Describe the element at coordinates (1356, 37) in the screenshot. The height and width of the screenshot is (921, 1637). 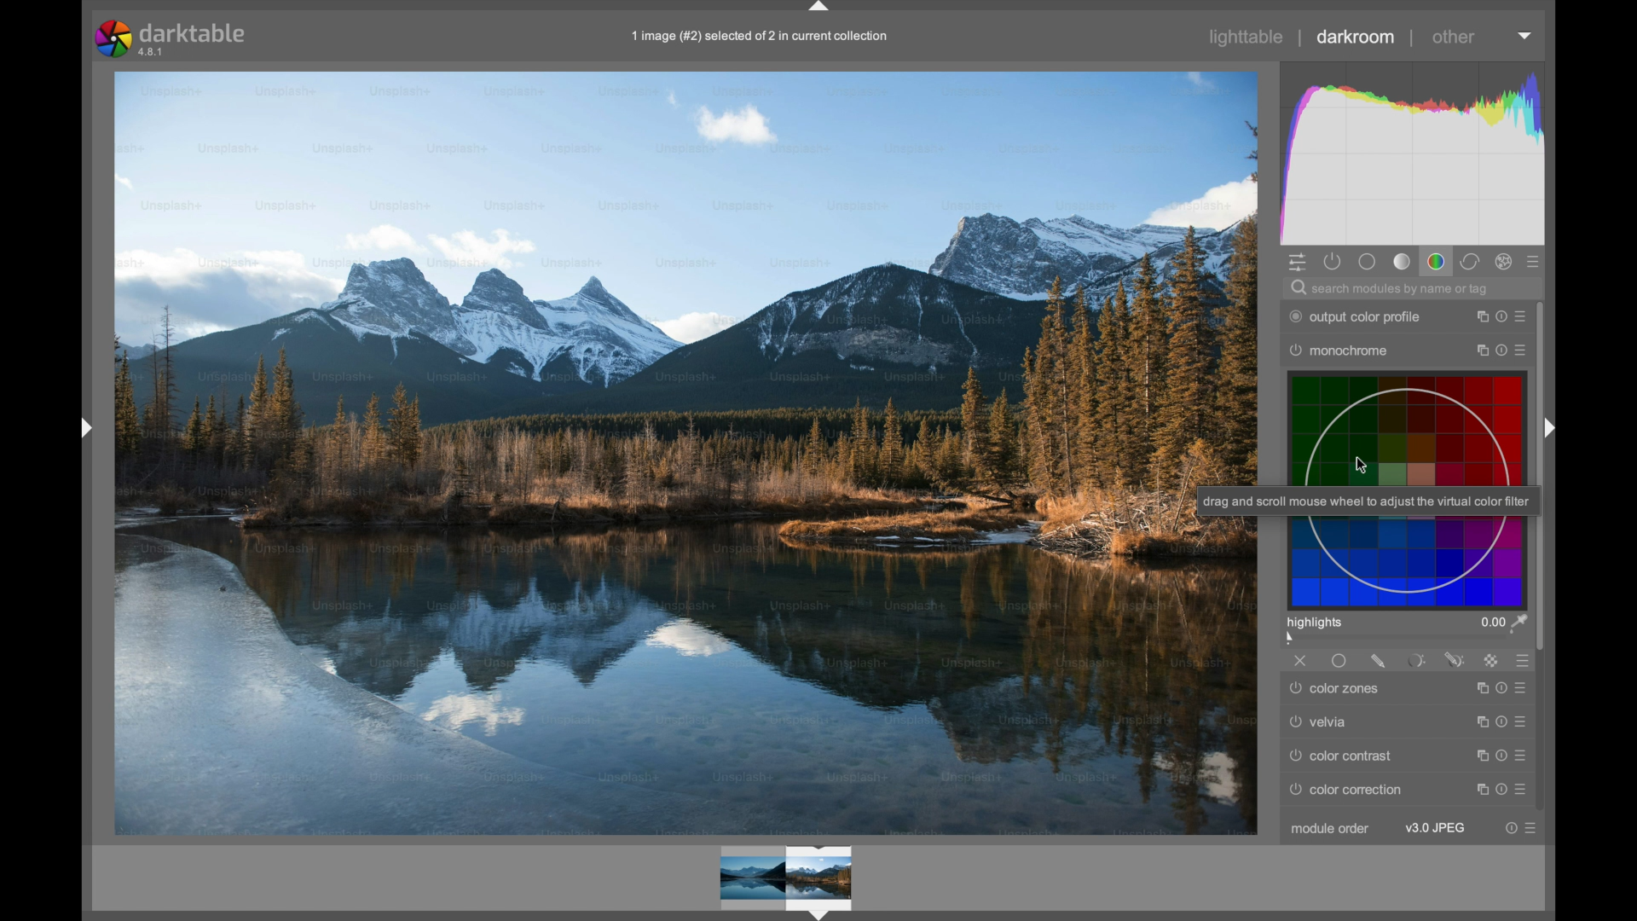
I see `darkroom` at that location.